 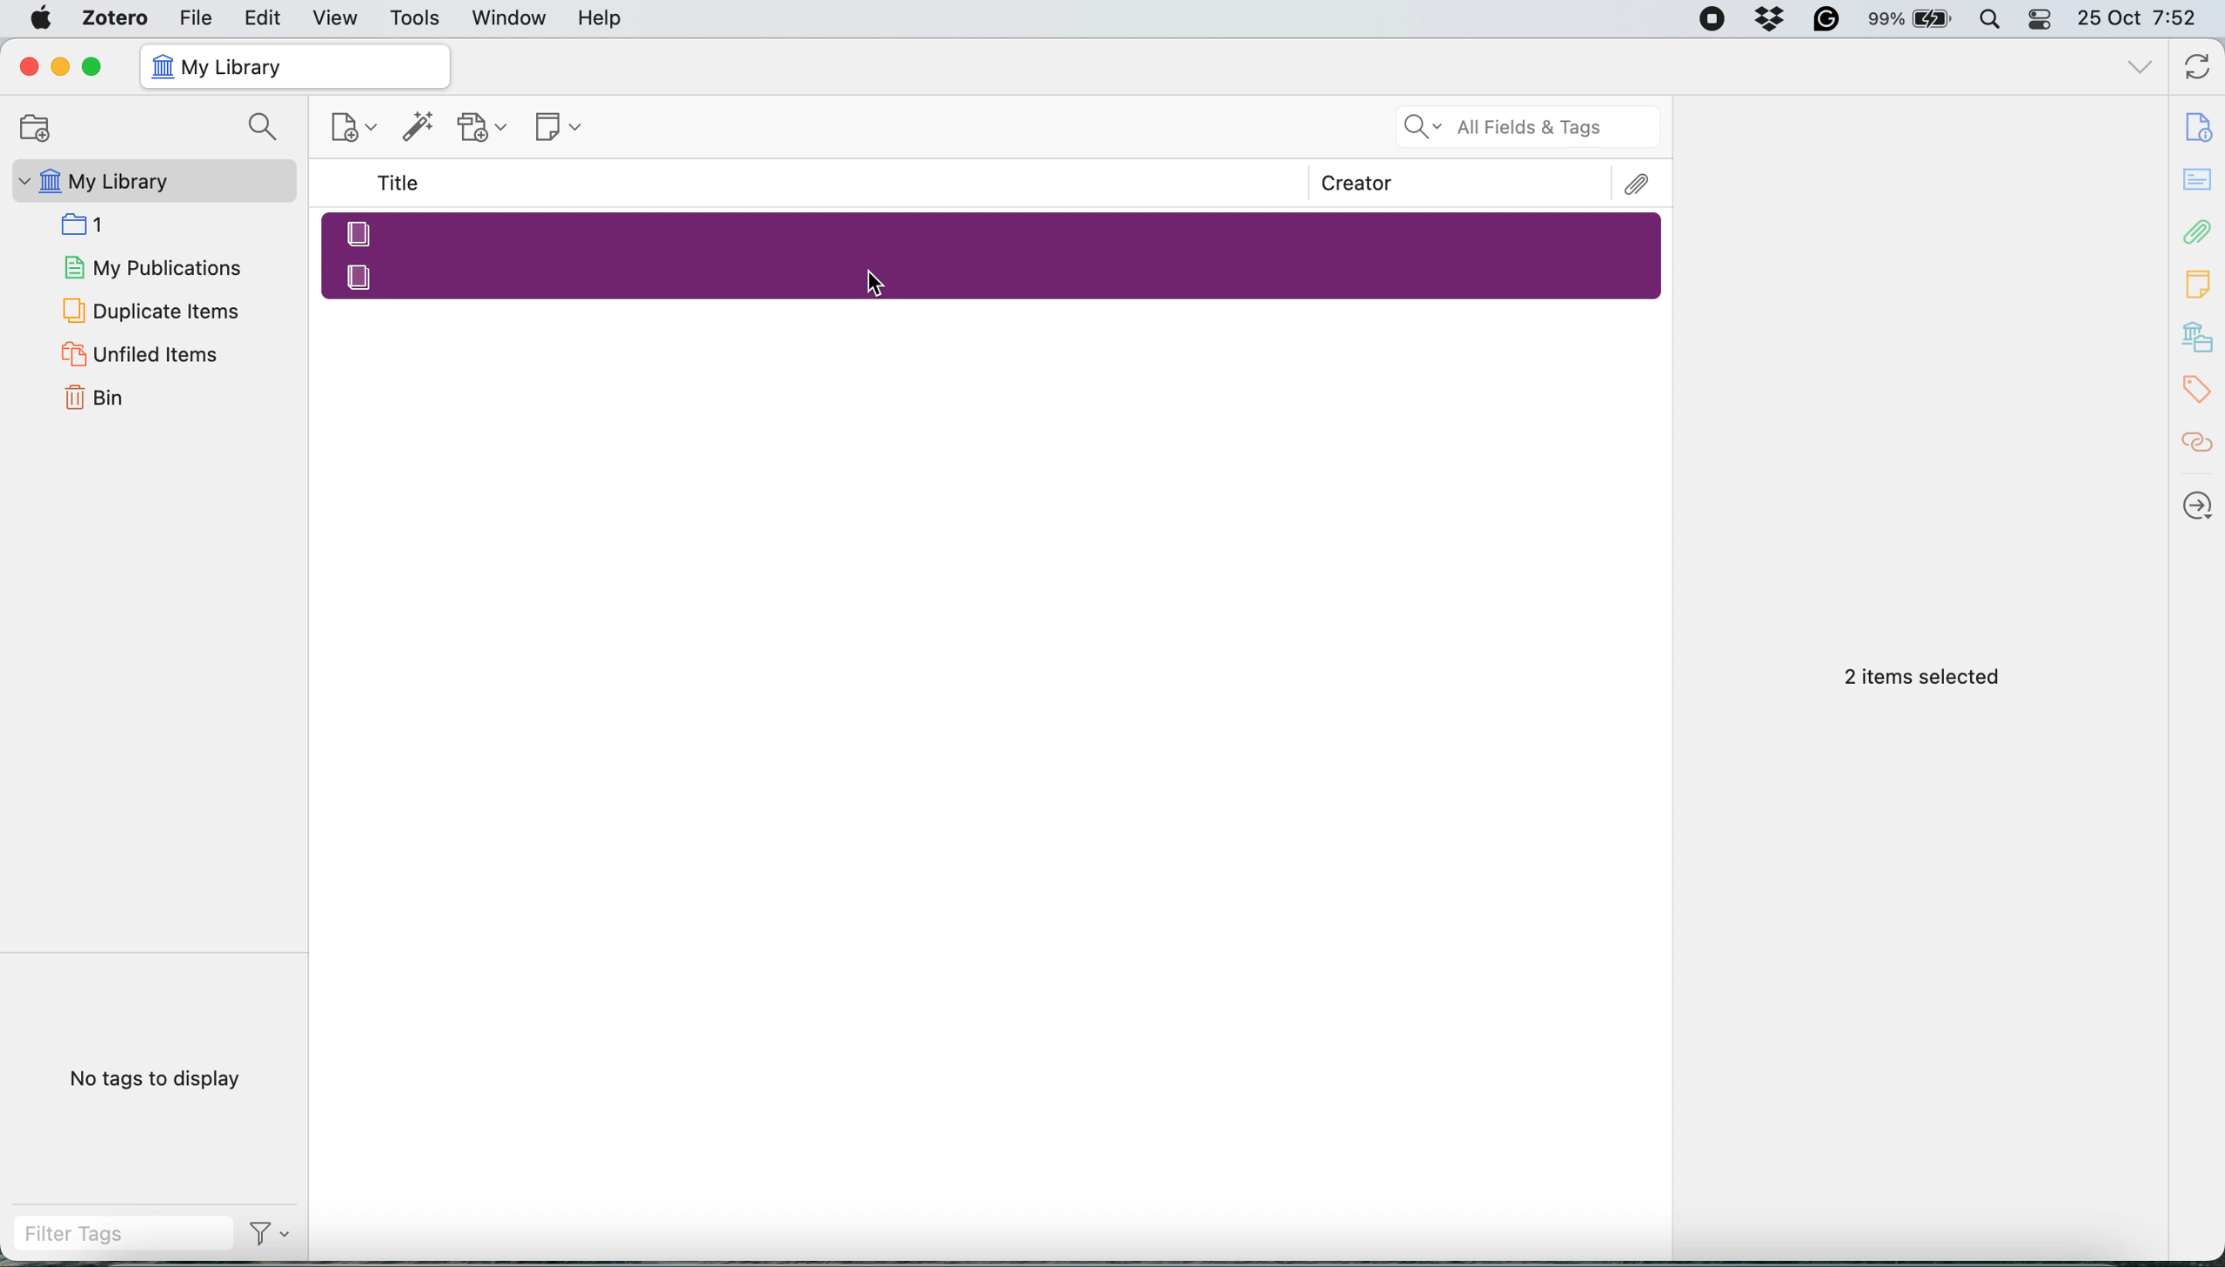 I want to click on Zotero, so click(x=117, y=17).